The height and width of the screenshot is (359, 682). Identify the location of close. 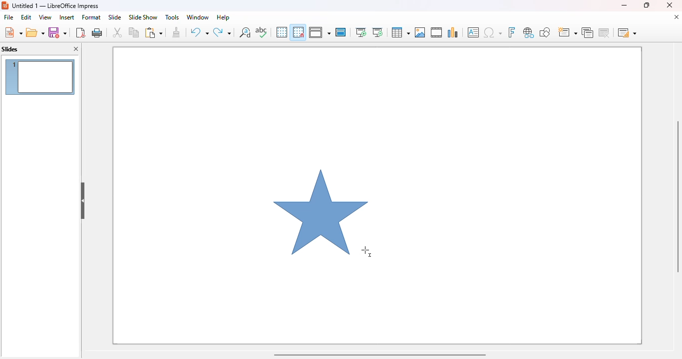
(670, 5).